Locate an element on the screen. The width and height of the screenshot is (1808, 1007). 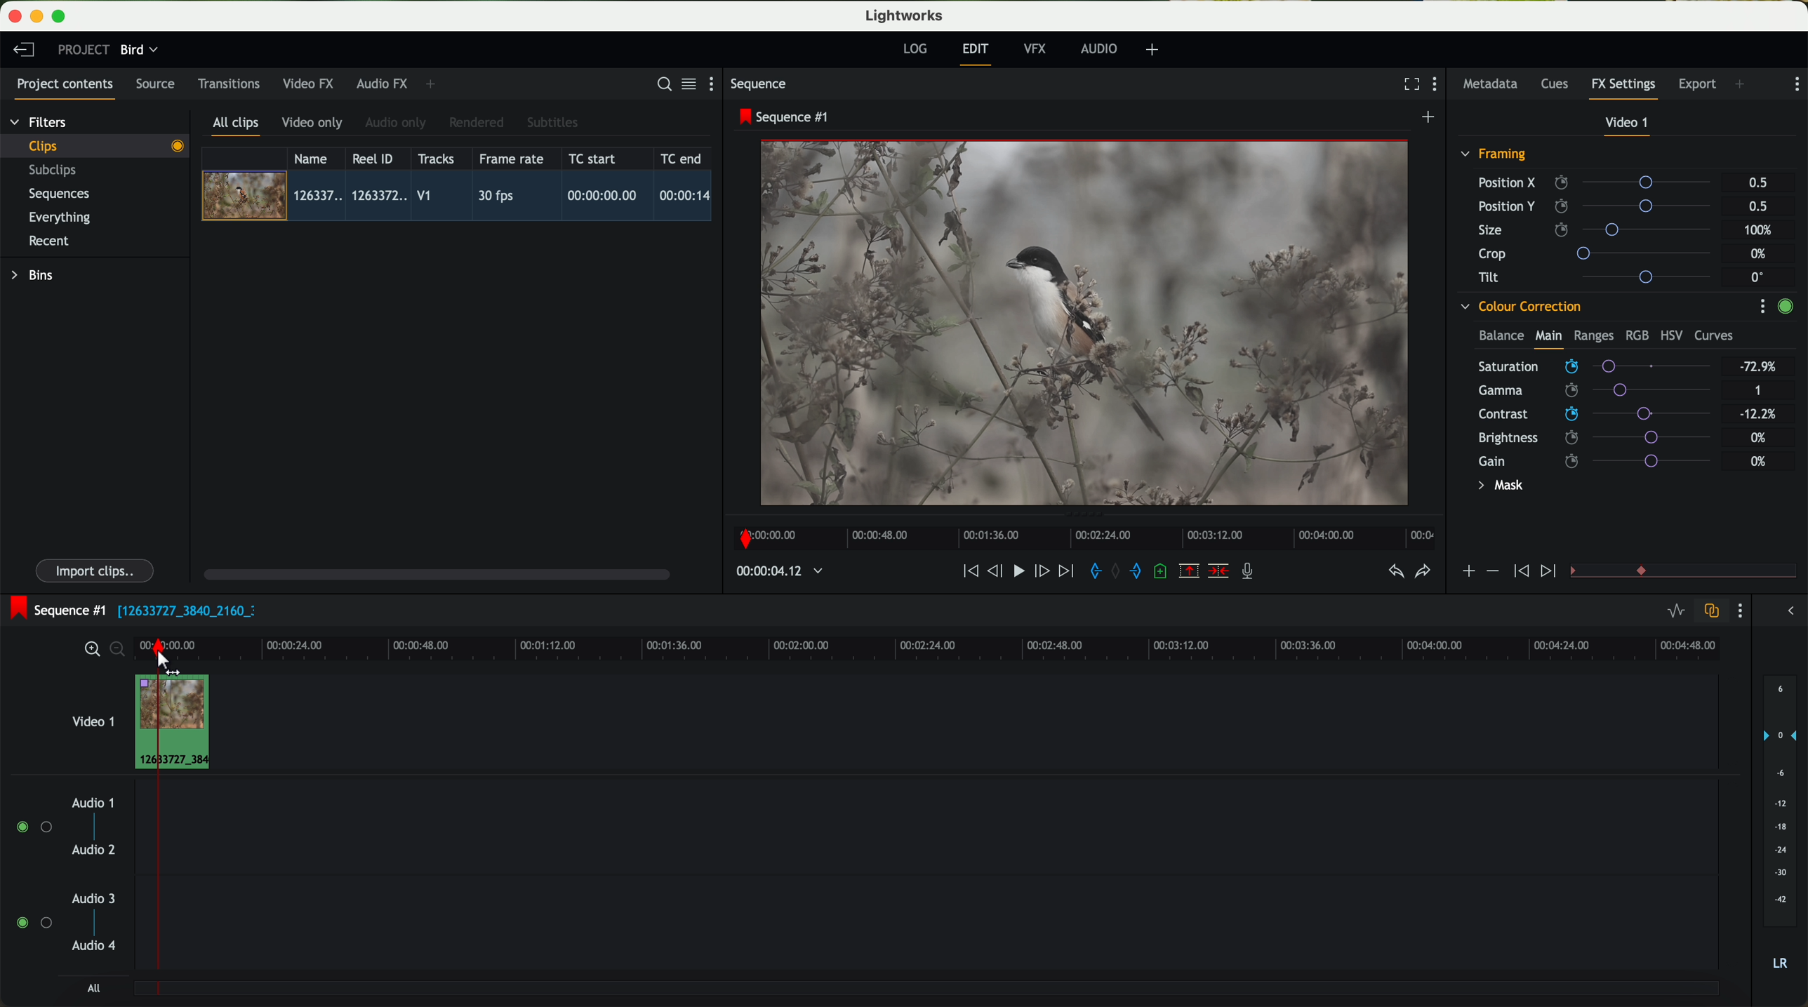
mask is located at coordinates (1498, 487).